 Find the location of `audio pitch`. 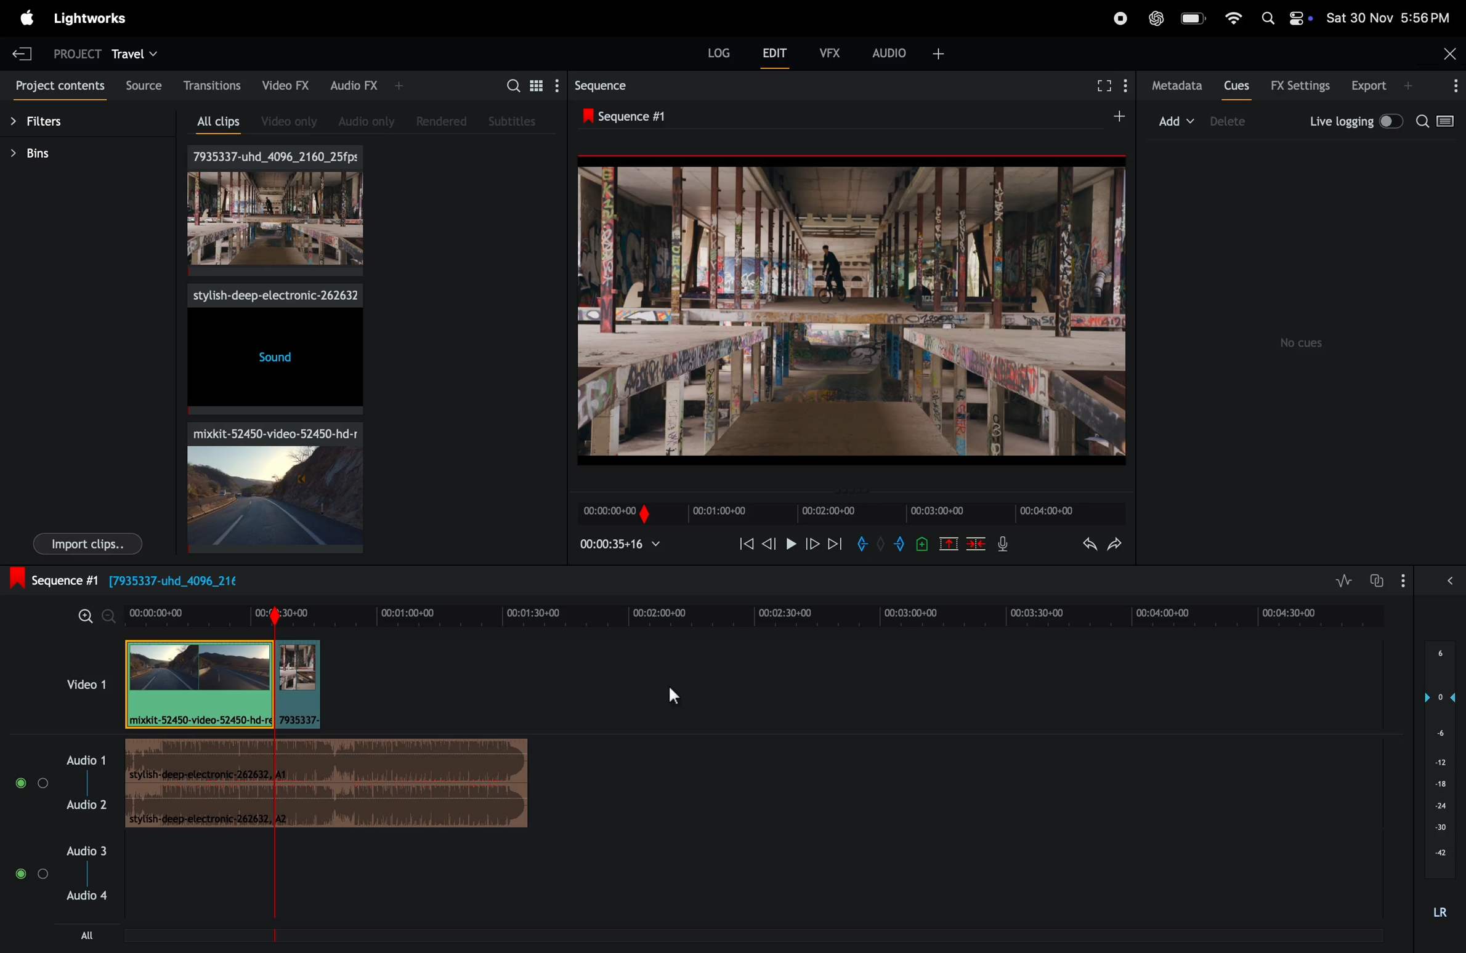

audio pitch is located at coordinates (1443, 781).